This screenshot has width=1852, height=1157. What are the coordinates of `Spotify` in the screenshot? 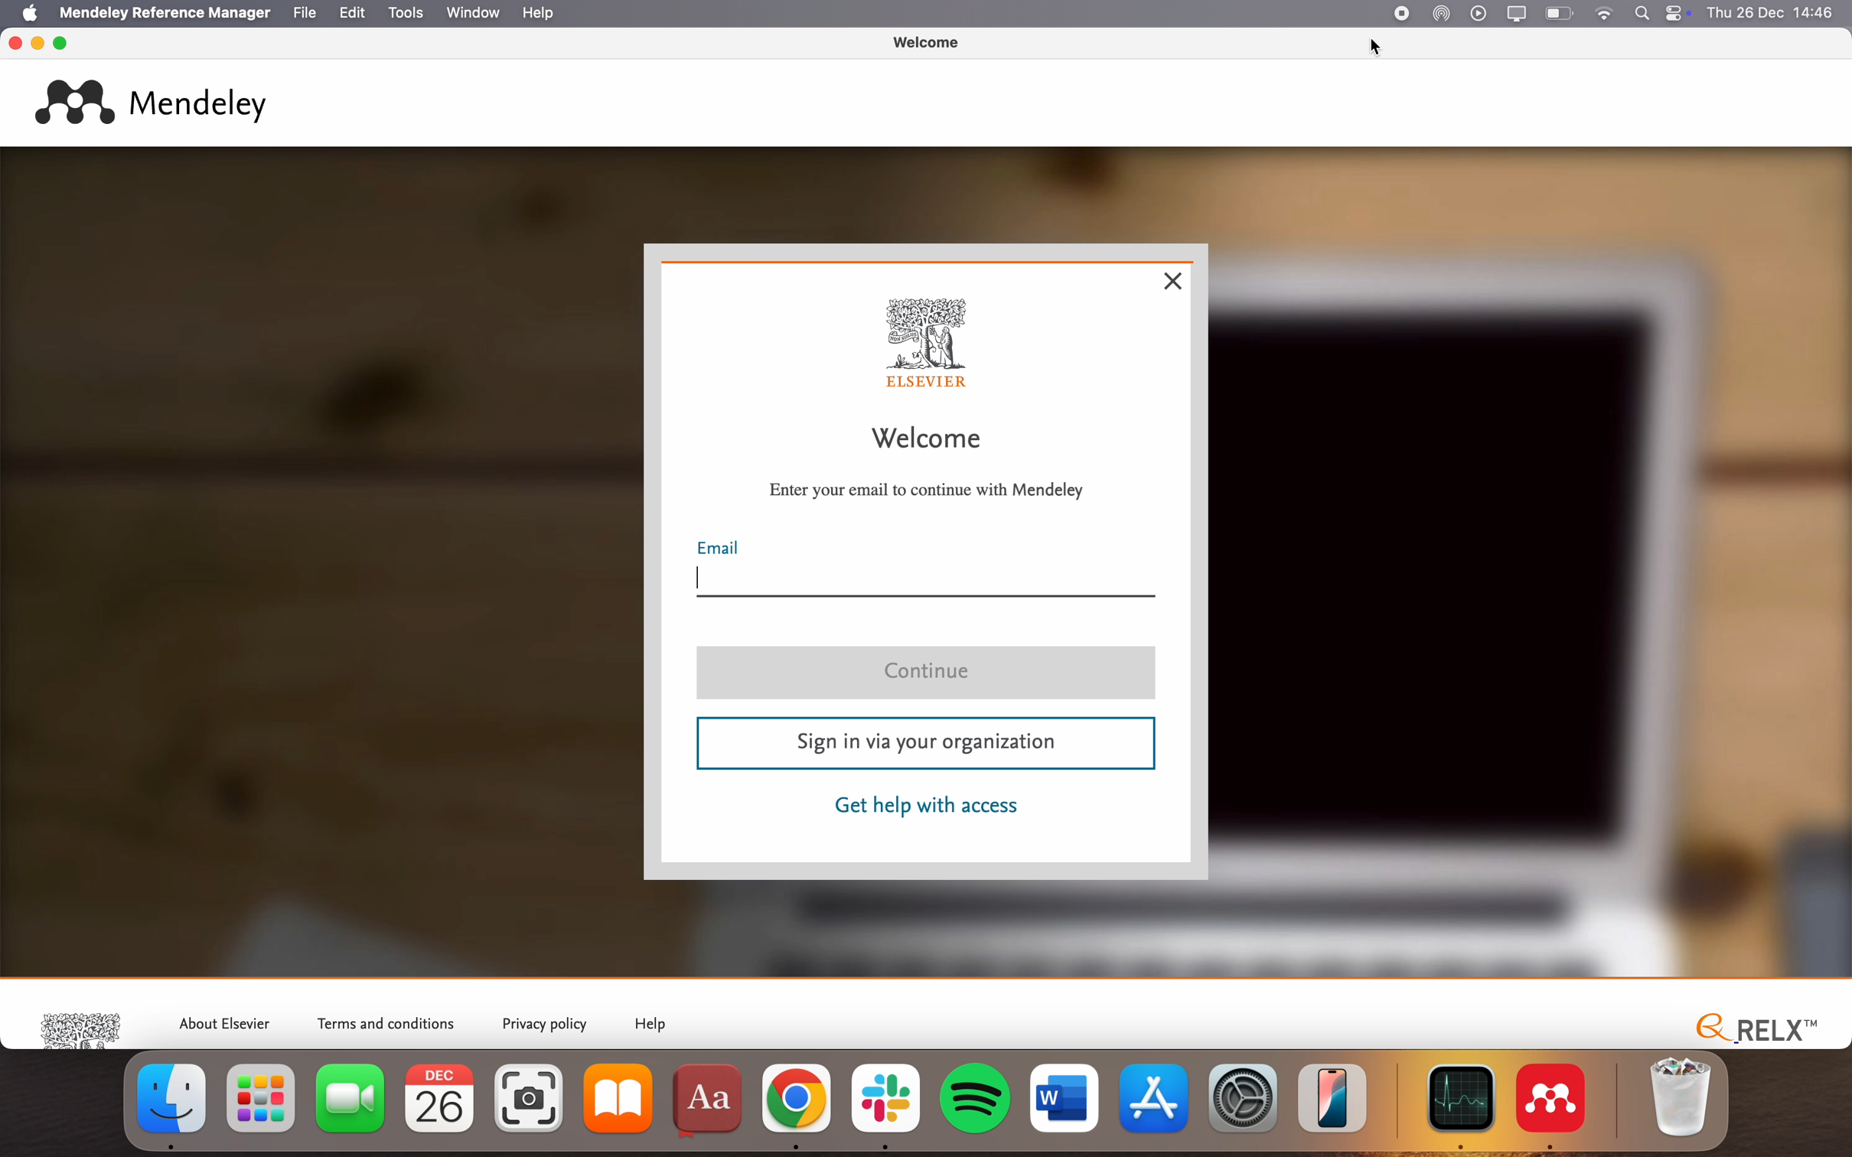 It's located at (978, 1098).